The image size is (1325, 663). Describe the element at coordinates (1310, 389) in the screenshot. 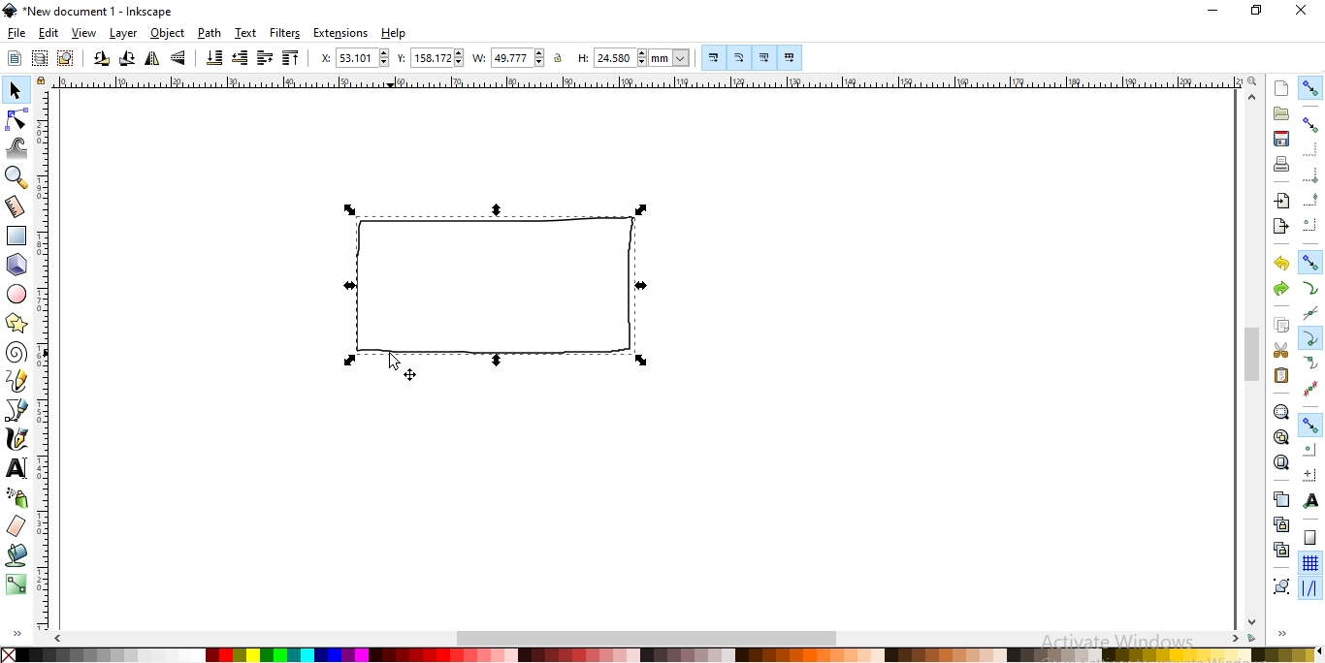

I see `` at that location.